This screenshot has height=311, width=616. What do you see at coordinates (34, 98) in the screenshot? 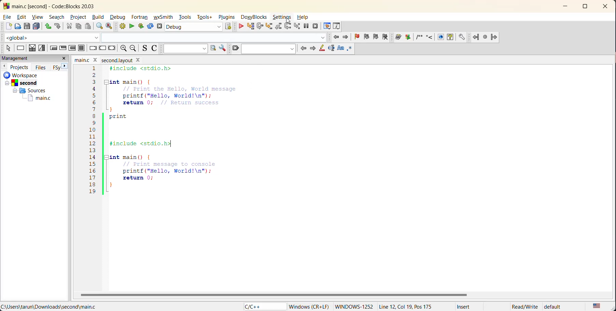
I see `main.c` at bounding box center [34, 98].